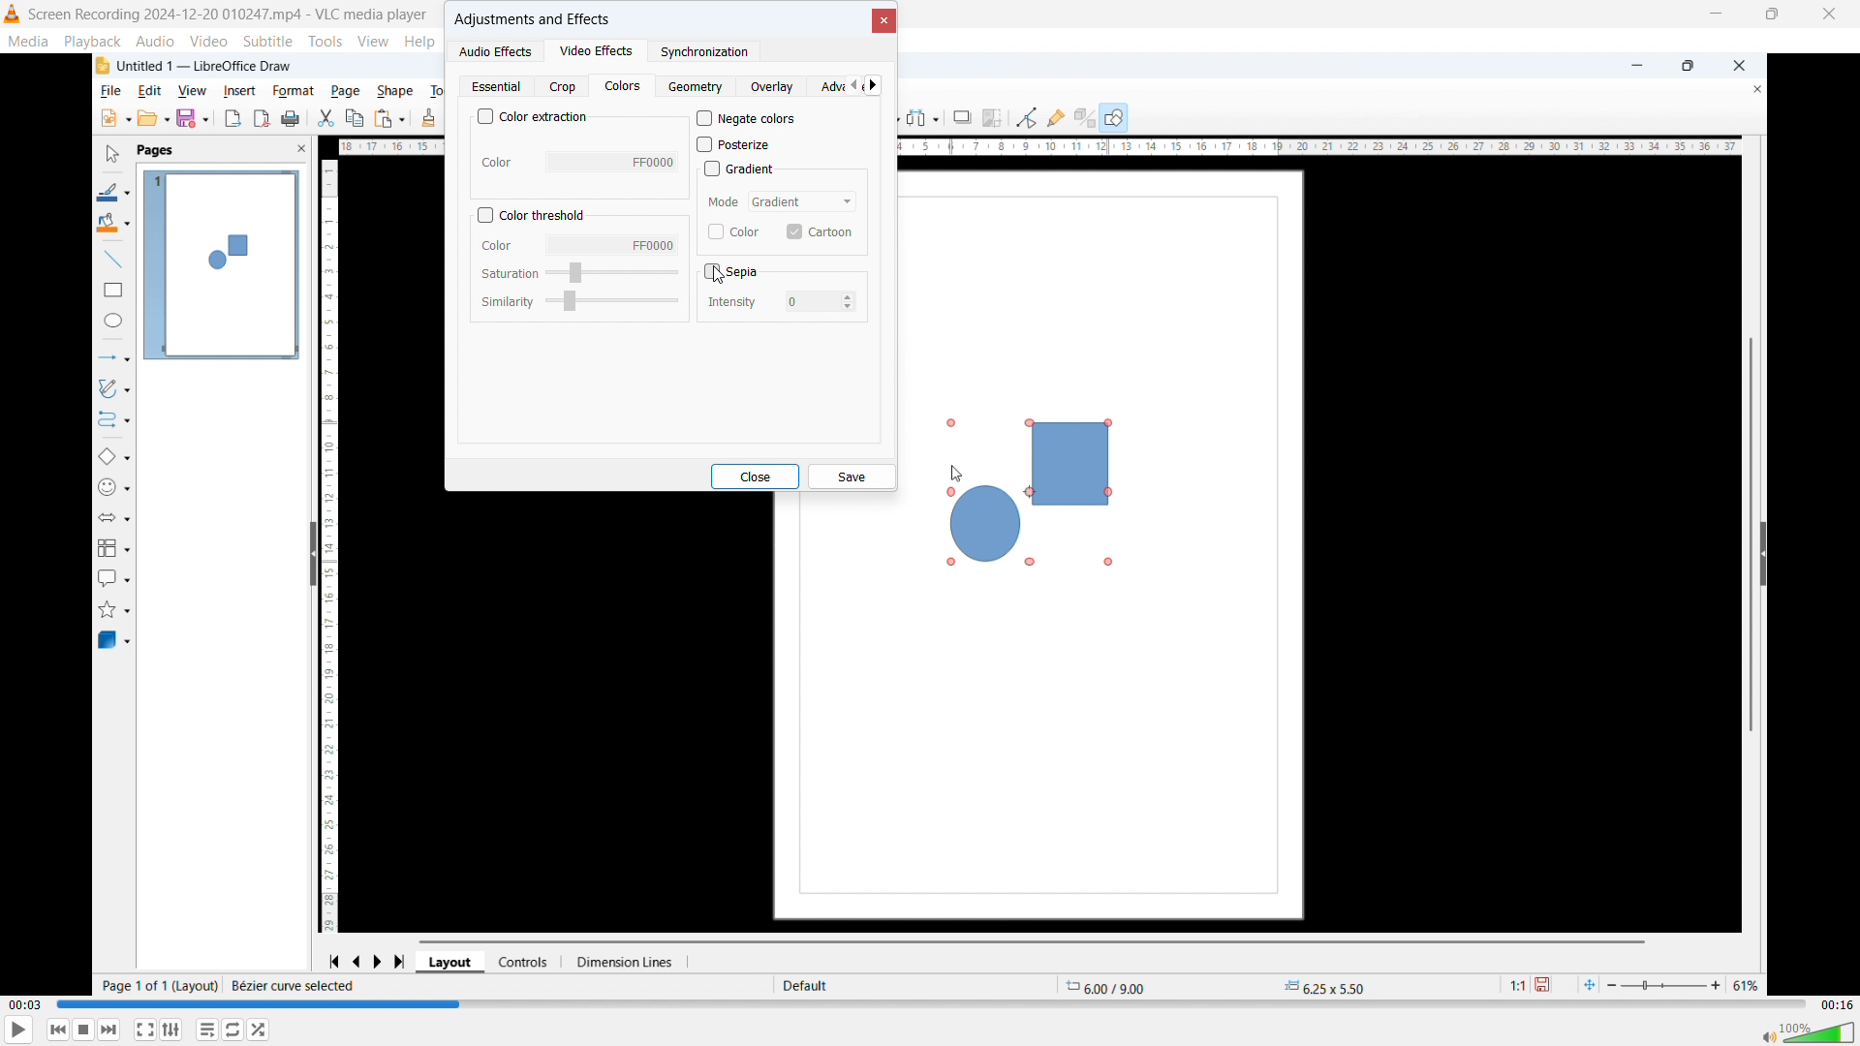 The image size is (1860, 1046). Describe the element at coordinates (874, 84) in the screenshot. I see `Scroll right ` at that location.